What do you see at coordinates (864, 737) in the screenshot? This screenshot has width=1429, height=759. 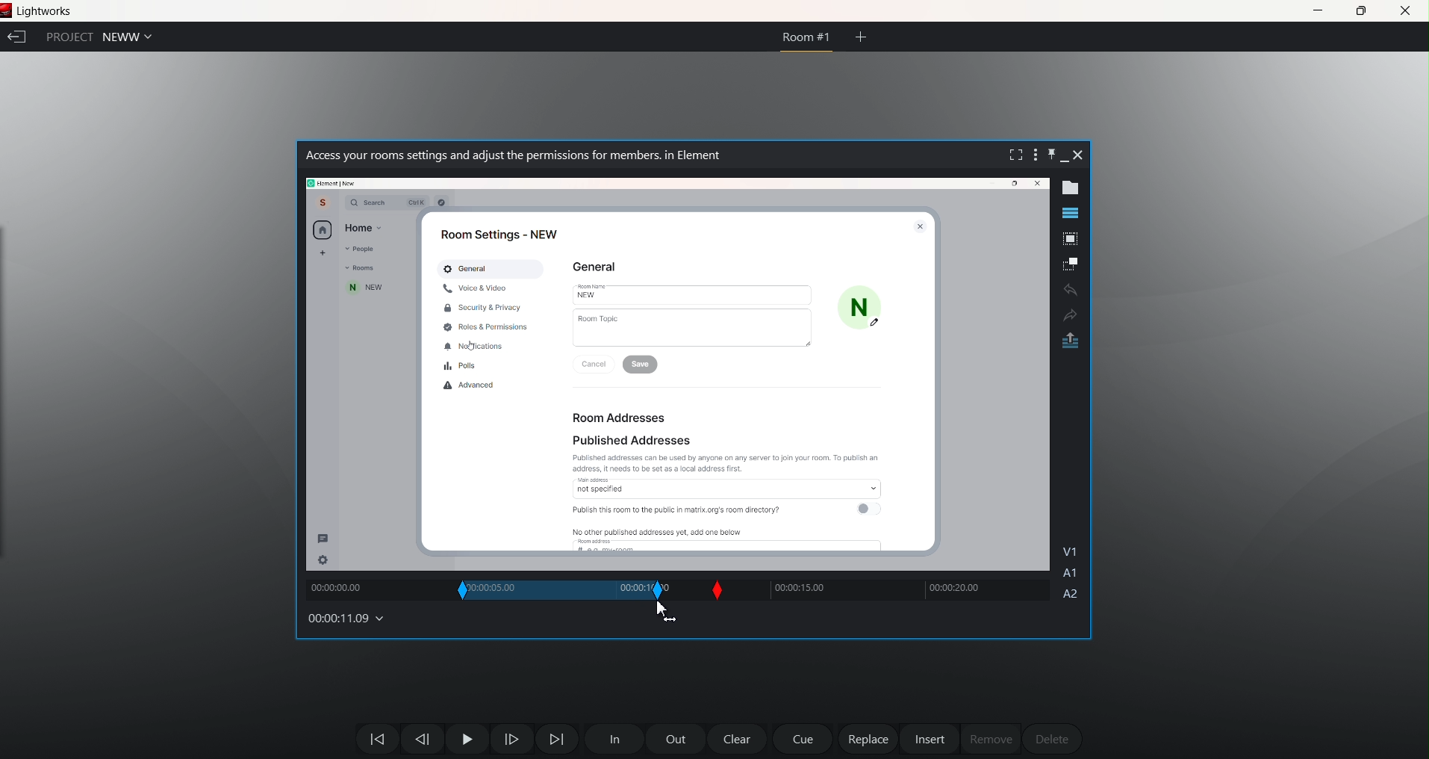 I see `replace` at bounding box center [864, 737].